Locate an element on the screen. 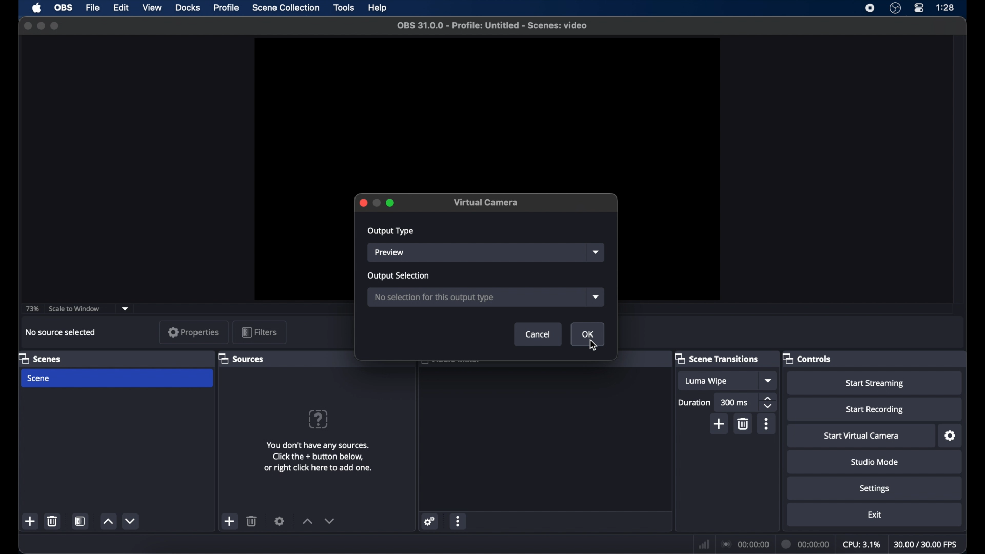  settings is located at coordinates (949, 436).